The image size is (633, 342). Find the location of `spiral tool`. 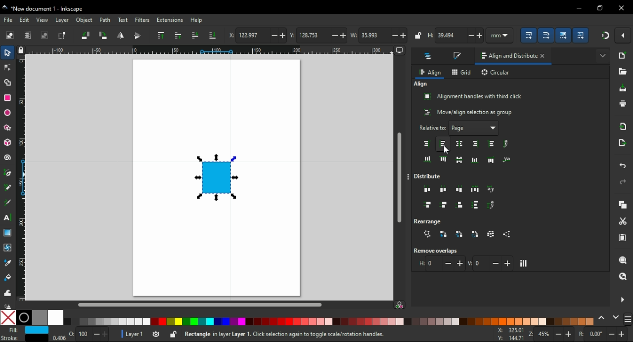

spiral tool is located at coordinates (9, 159).